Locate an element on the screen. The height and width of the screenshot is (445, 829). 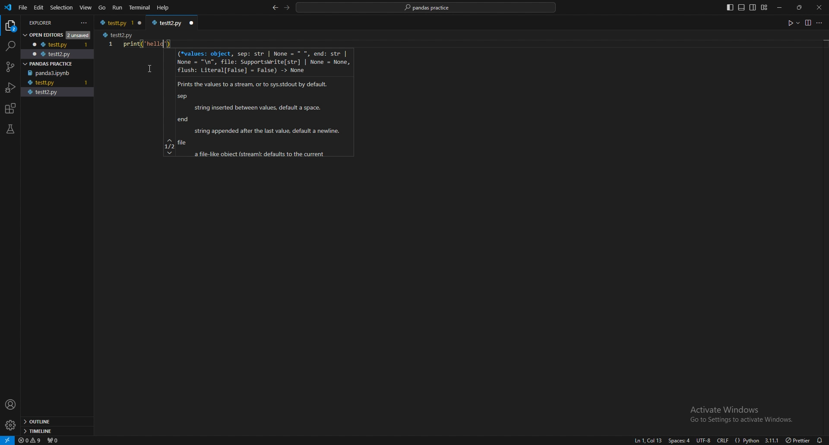
open editors is located at coordinates (54, 34).